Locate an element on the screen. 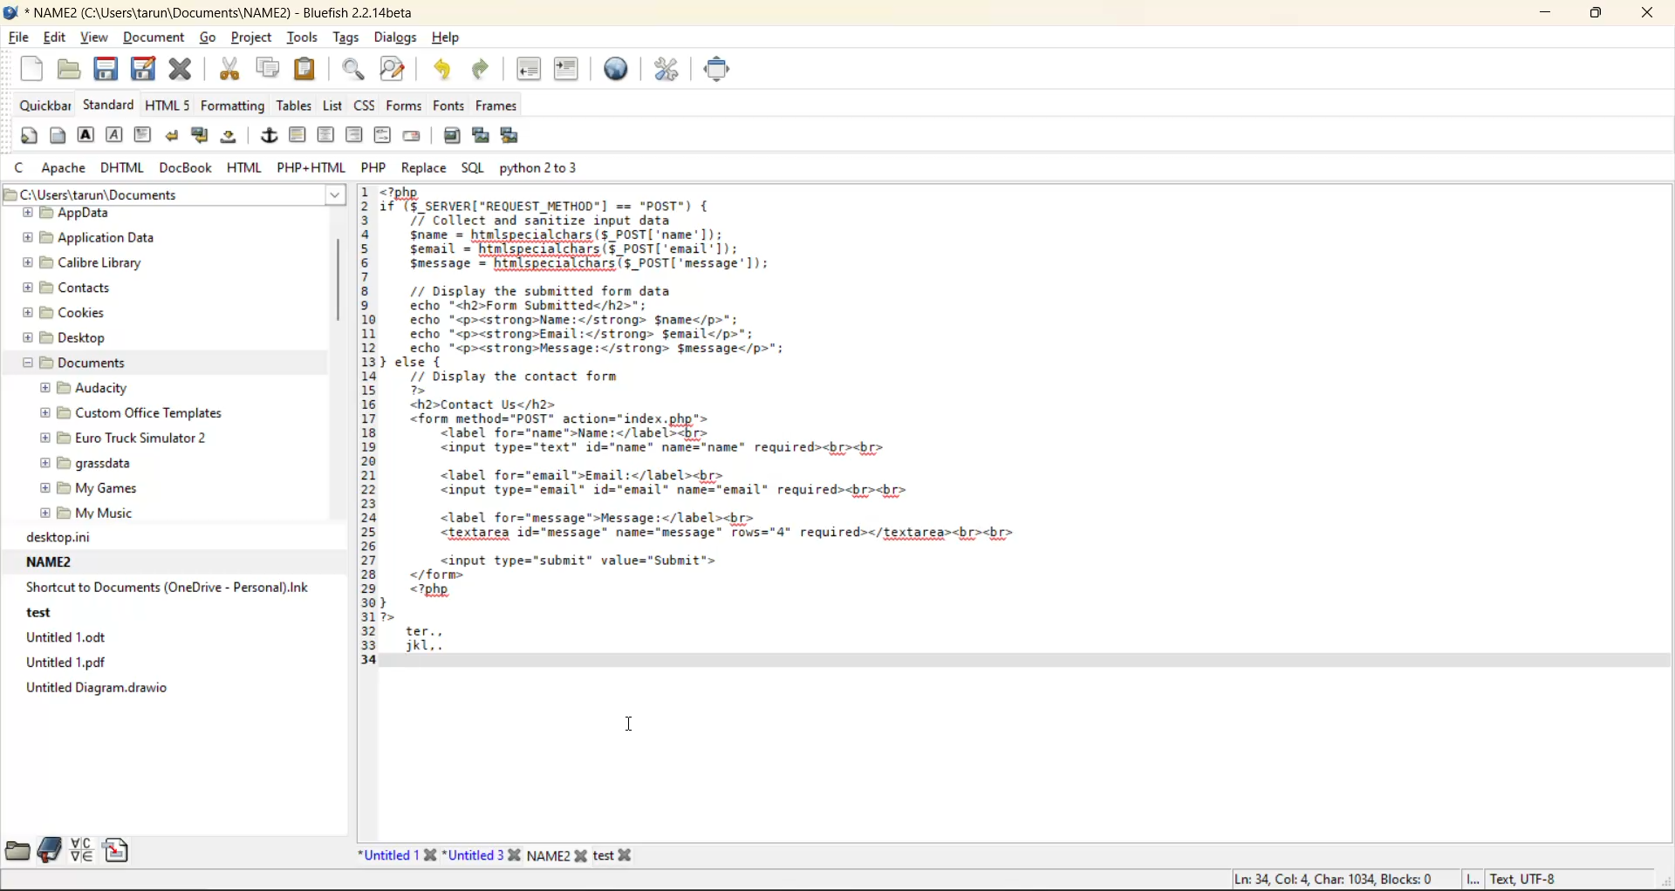  dialogs is located at coordinates (395, 40).